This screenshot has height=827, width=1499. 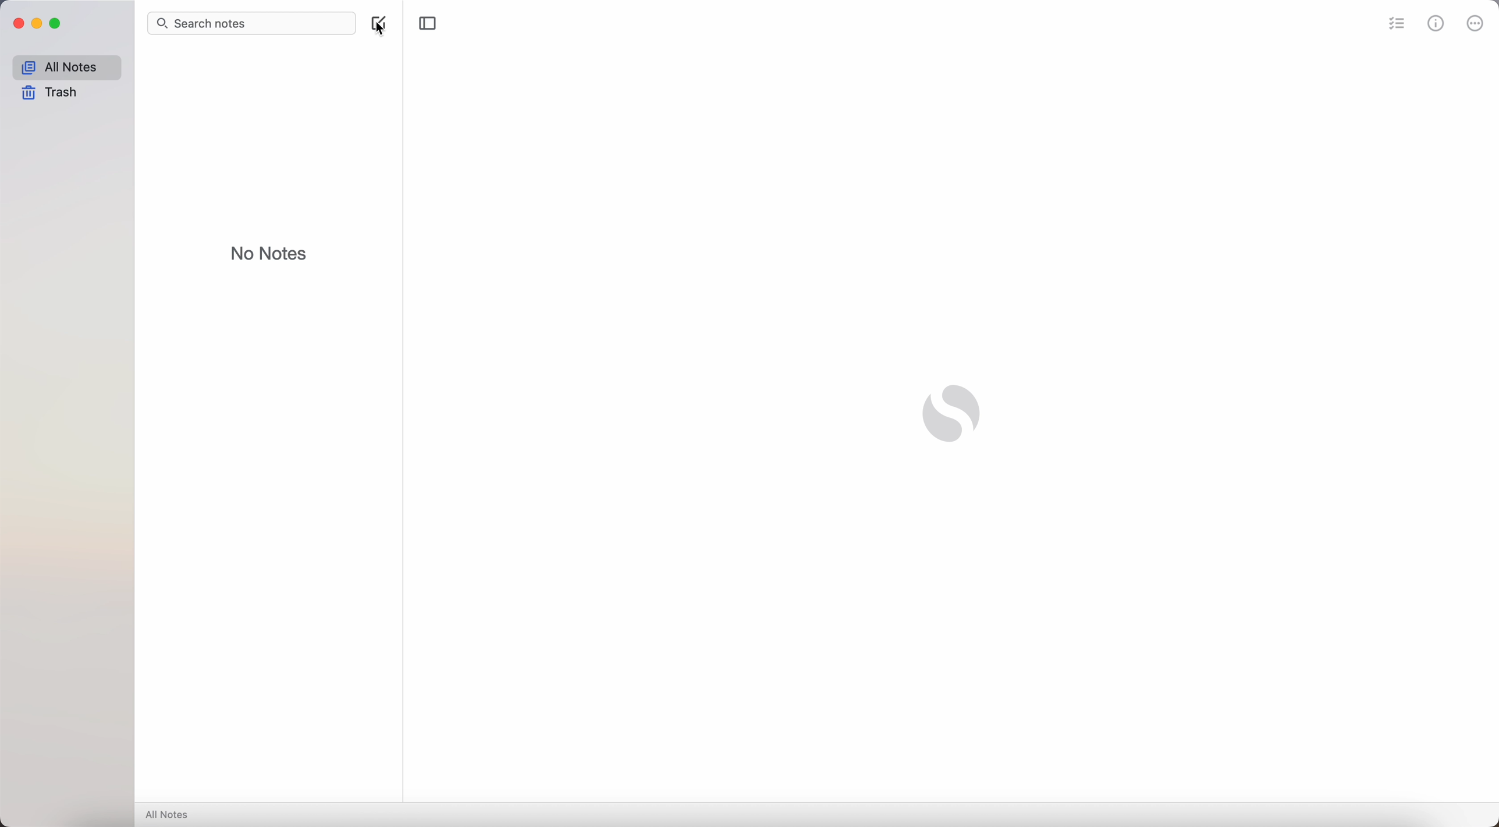 What do you see at coordinates (1395, 24) in the screenshot?
I see `check list` at bounding box center [1395, 24].